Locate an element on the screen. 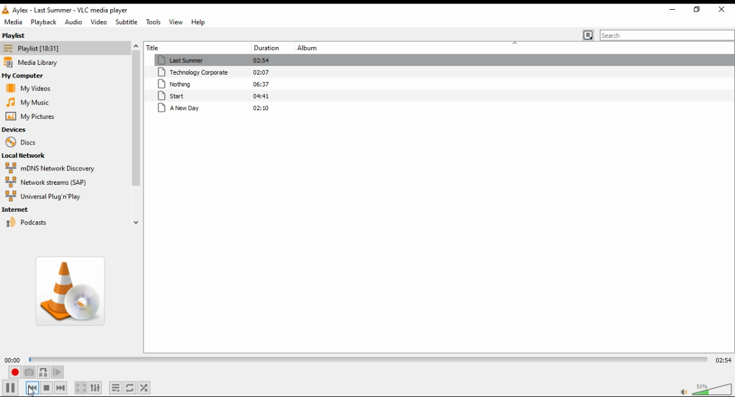 The height and width of the screenshot is (397, 735). media is located at coordinates (13, 21).